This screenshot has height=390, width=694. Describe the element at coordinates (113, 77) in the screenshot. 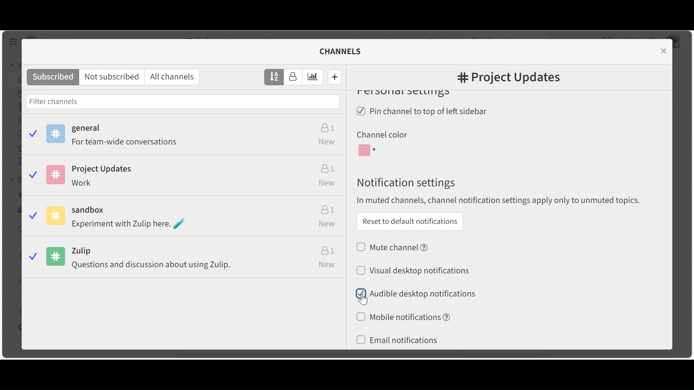

I see `Not subscribed` at that location.